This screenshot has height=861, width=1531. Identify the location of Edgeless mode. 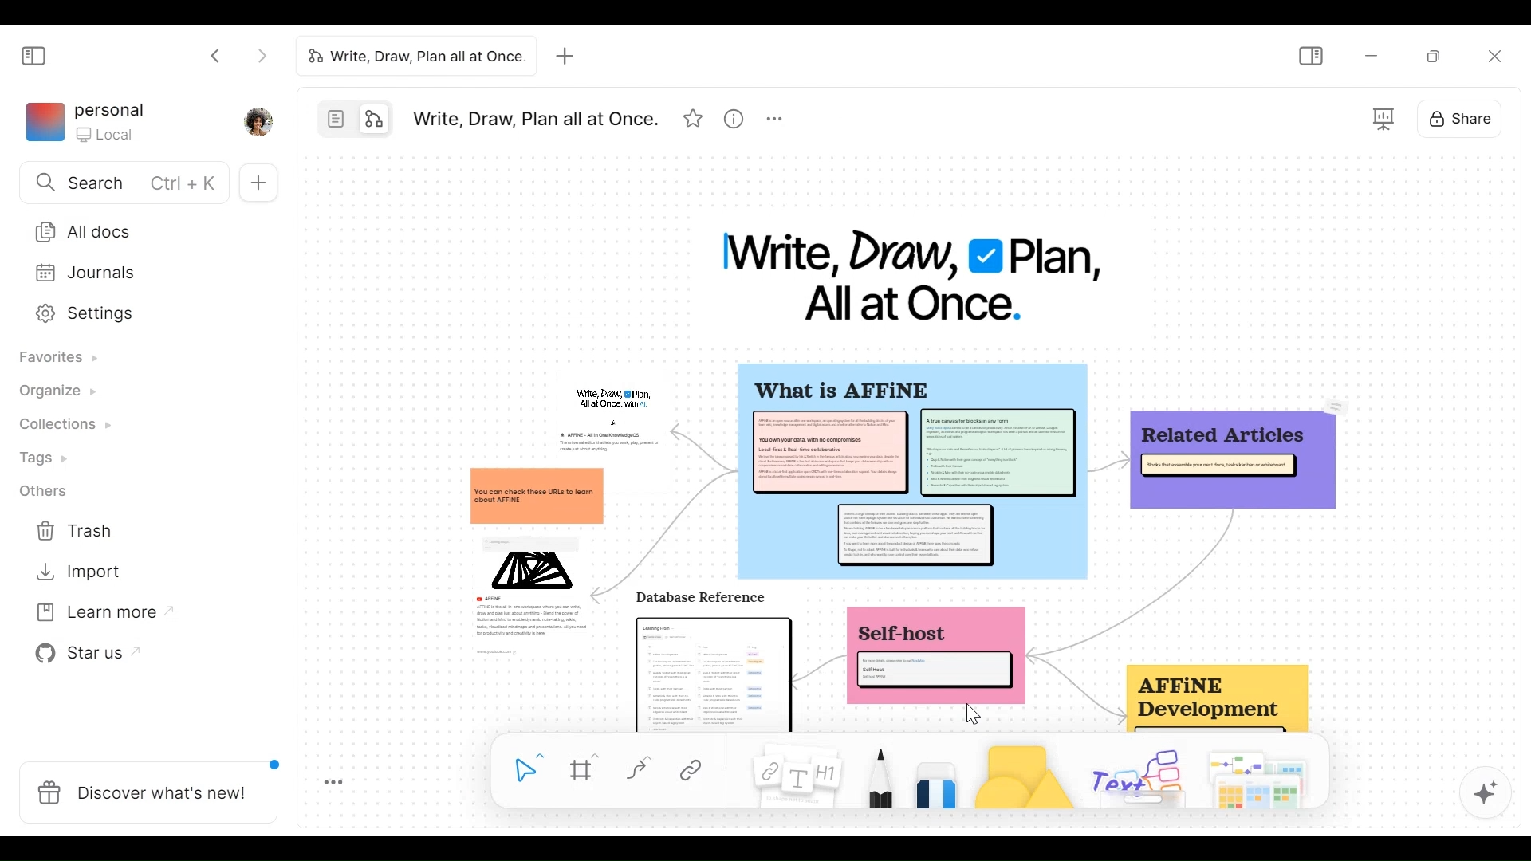
(376, 120).